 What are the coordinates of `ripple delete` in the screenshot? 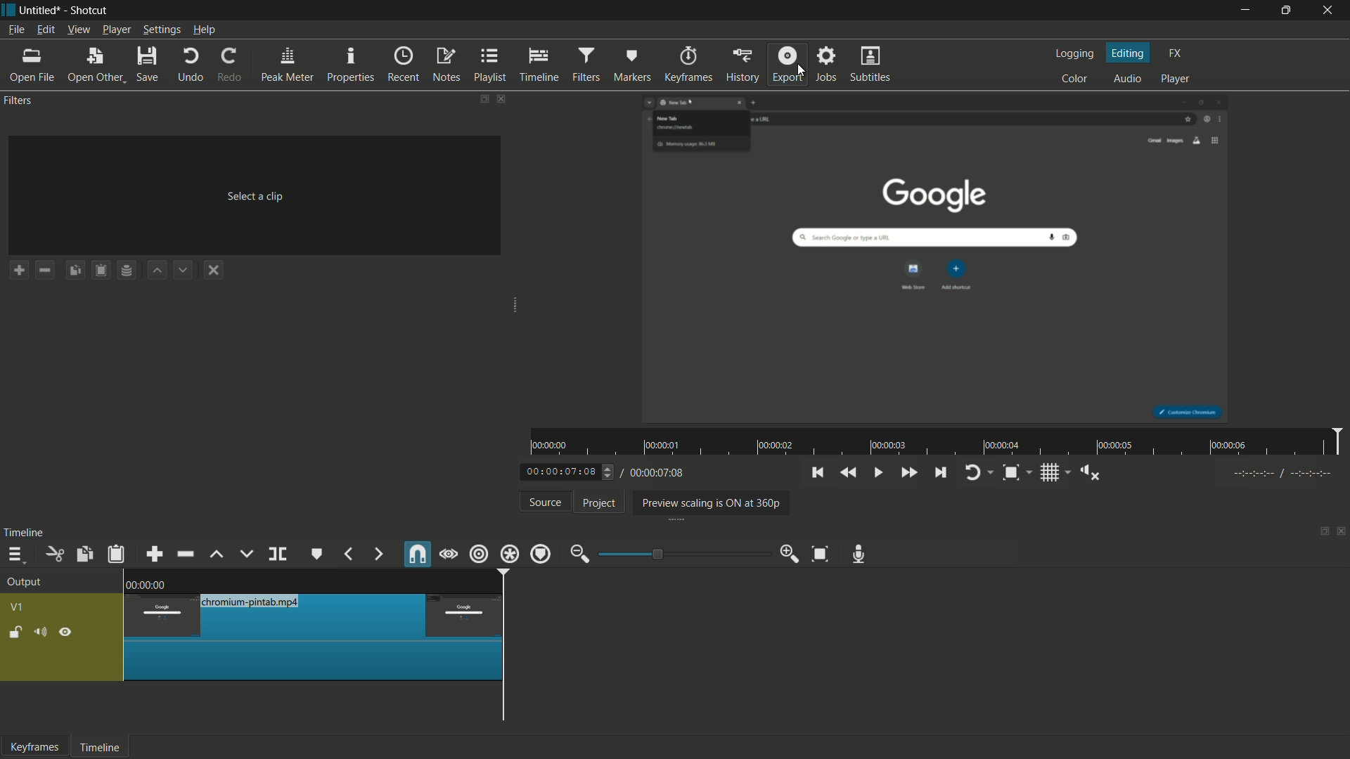 It's located at (187, 554).